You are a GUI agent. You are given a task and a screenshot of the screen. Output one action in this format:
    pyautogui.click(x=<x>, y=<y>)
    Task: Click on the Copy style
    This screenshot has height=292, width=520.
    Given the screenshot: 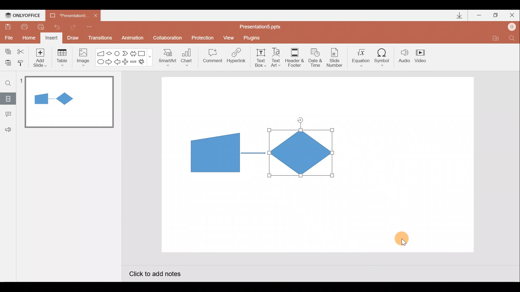 What is the action you would take?
    pyautogui.click(x=21, y=62)
    